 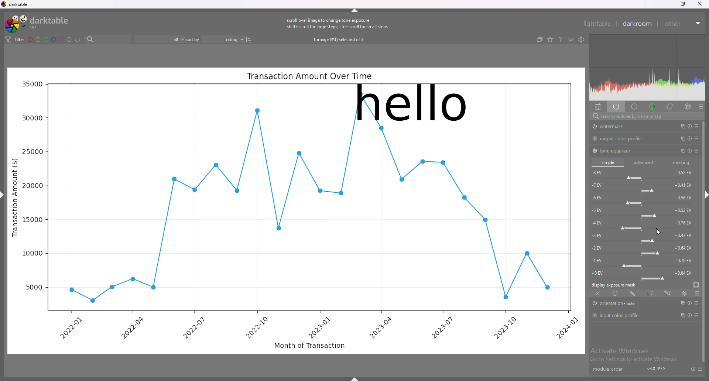 I want to click on drawn and parametric mask, so click(x=667, y=293).